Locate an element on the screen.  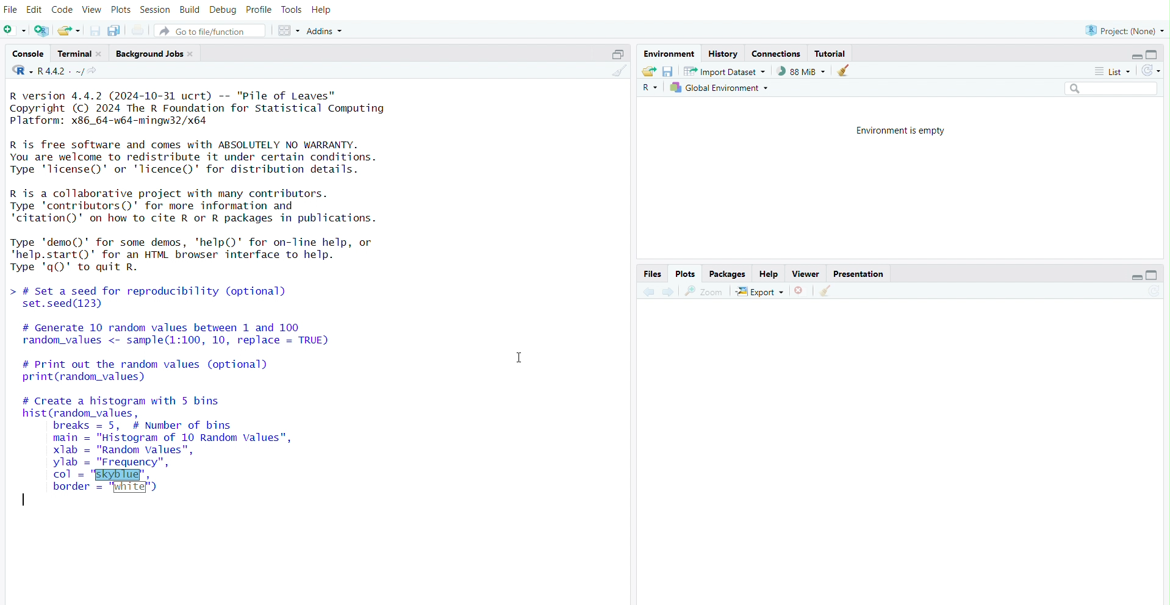
search field is located at coordinates (1112, 88).